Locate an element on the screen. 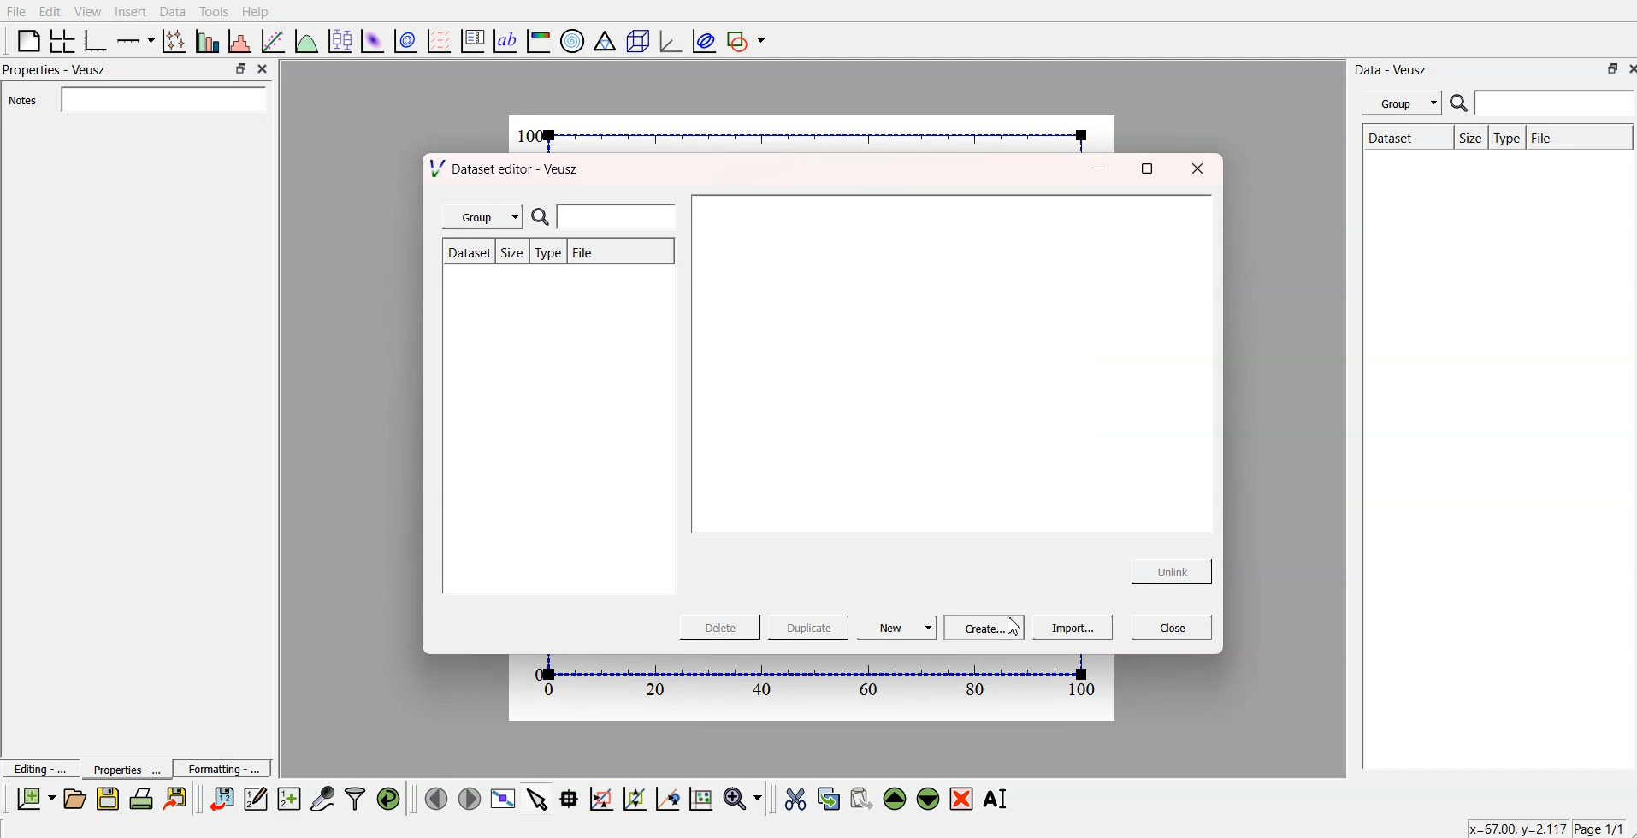 This screenshot has width=1637, height=838. Enter dataset into Veusz is located at coordinates (220, 799).